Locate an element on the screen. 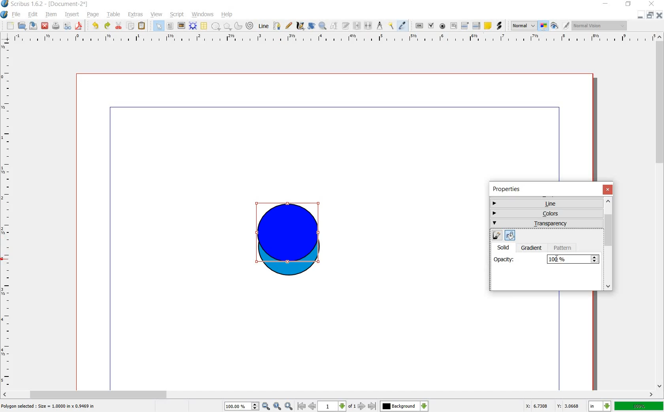 This screenshot has width=664, height=412. eye dropper is located at coordinates (402, 26).